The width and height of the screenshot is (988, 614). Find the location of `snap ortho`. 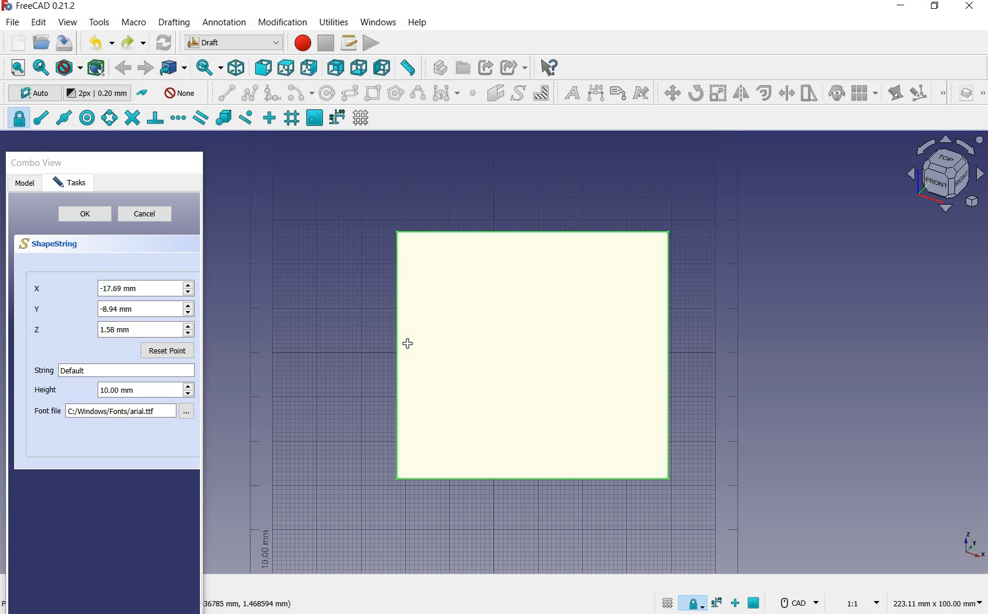

snap ortho is located at coordinates (737, 604).